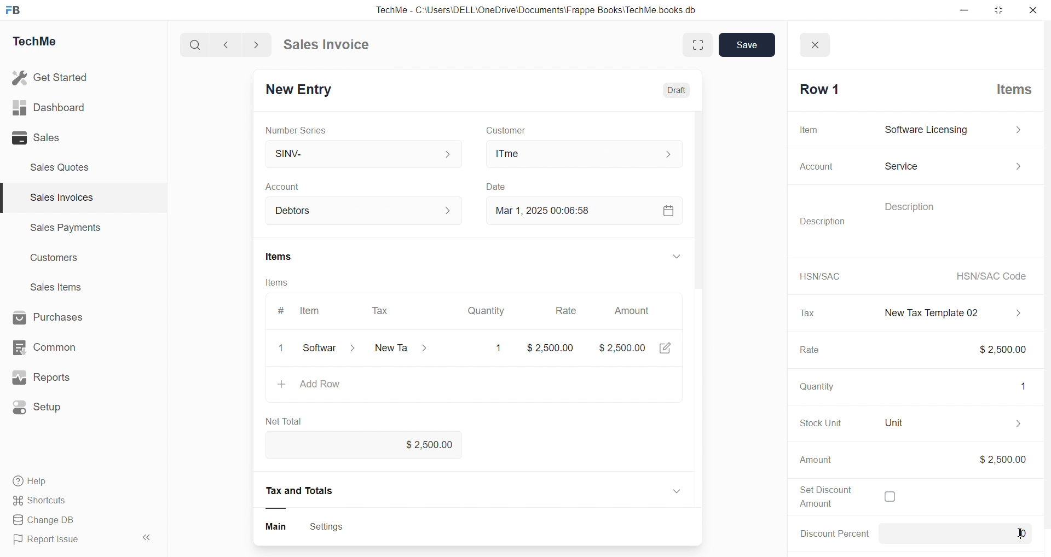  I want to click on @ Setup, so click(43, 411).